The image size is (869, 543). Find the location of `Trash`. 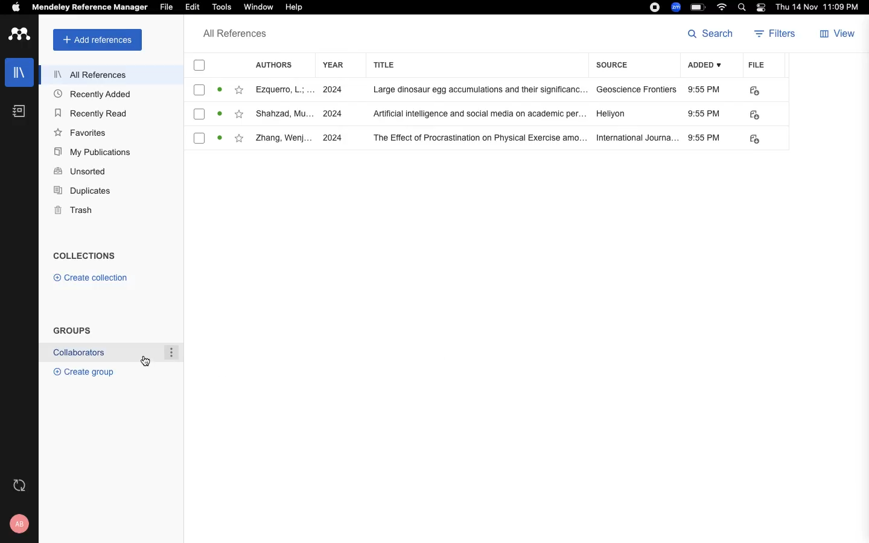

Trash is located at coordinates (78, 211).